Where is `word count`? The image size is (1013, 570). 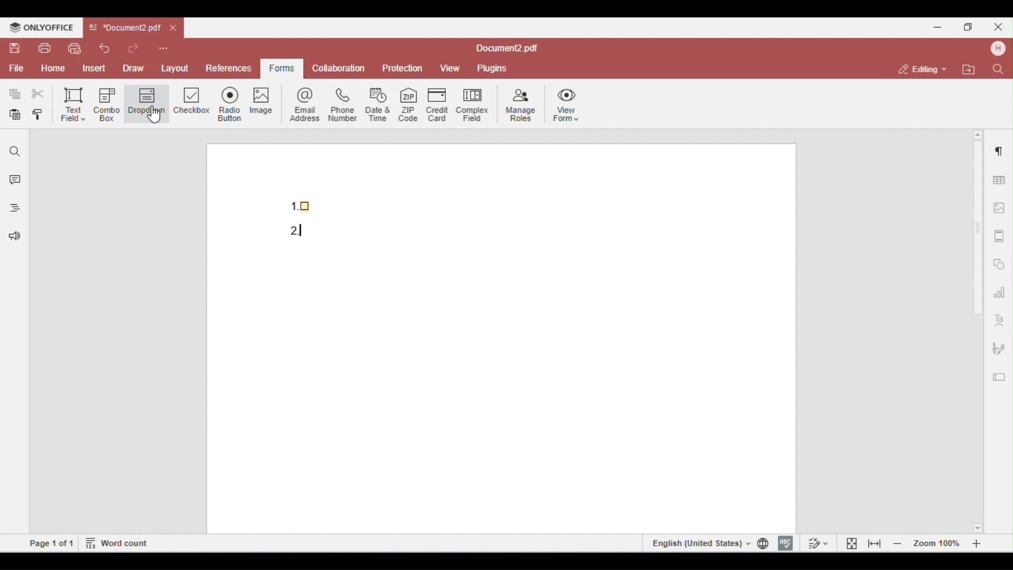
word count is located at coordinates (118, 542).